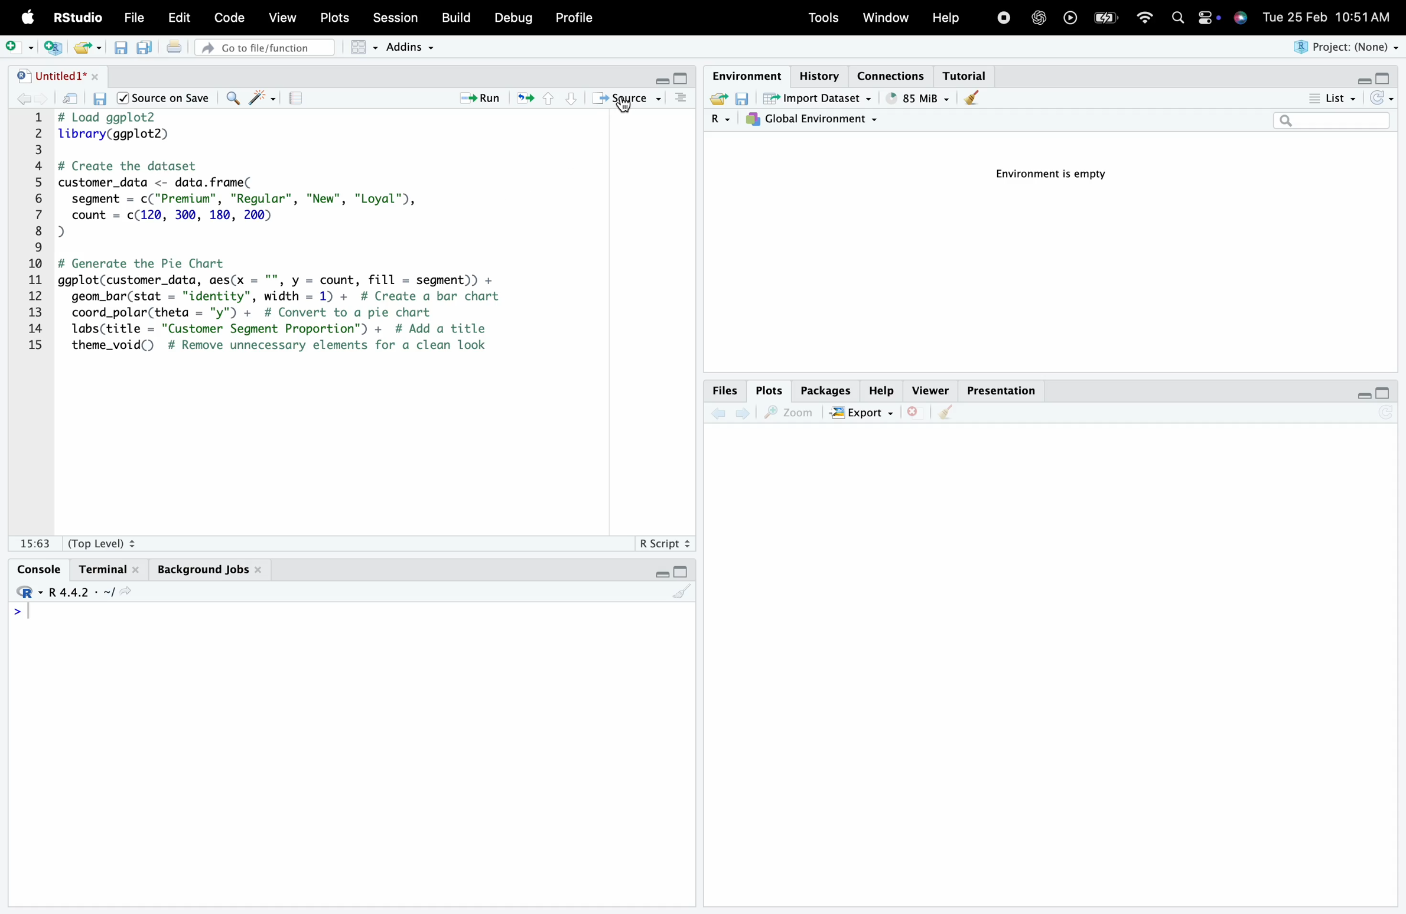 The width and height of the screenshot is (1406, 914). What do you see at coordinates (1332, 17) in the screenshot?
I see `Tue 25 Feb 10:51AM` at bounding box center [1332, 17].